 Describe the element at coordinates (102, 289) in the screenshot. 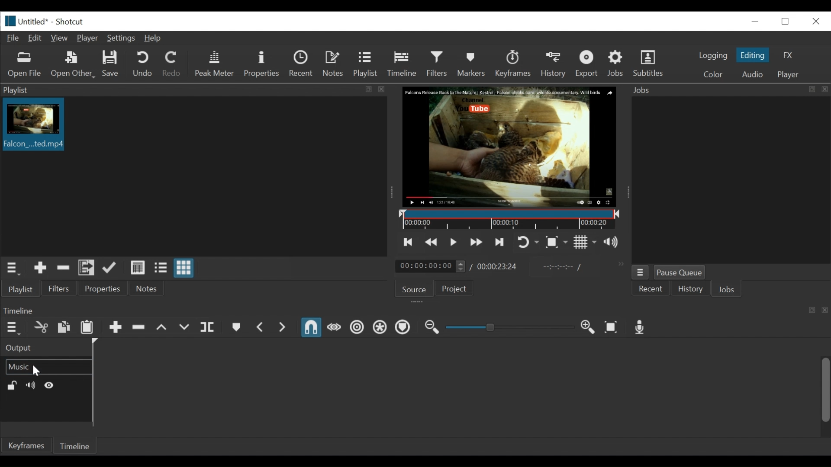

I see `Properties` at that location.